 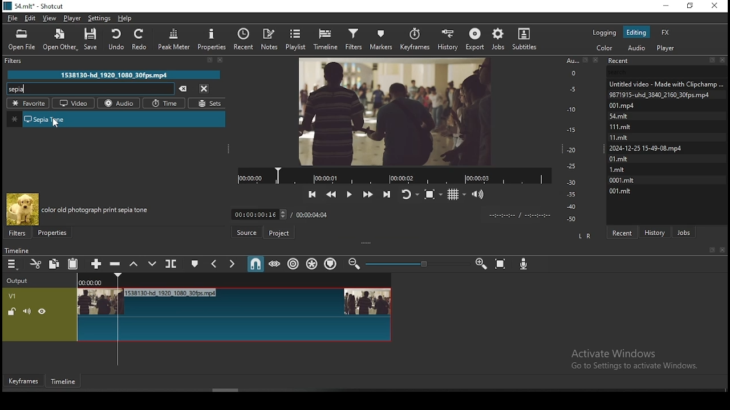 I want to click on edit, so click(x=30, y=18).